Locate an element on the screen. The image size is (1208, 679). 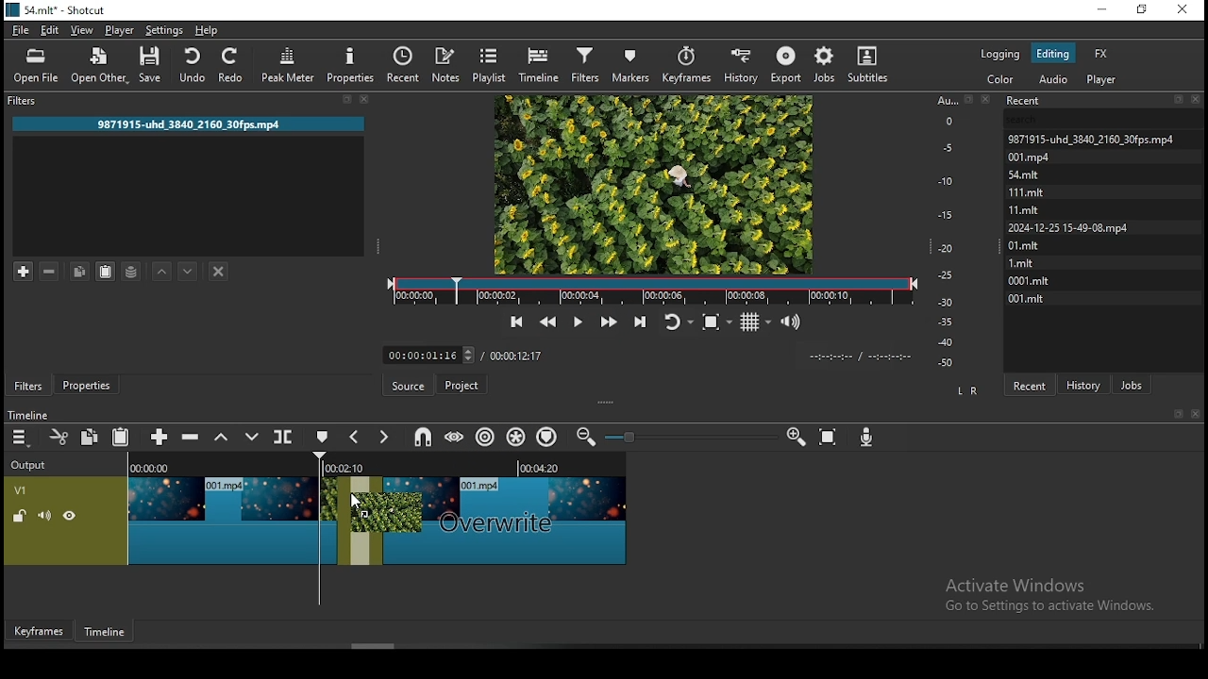
record audio is located at coordinates (866, 436).